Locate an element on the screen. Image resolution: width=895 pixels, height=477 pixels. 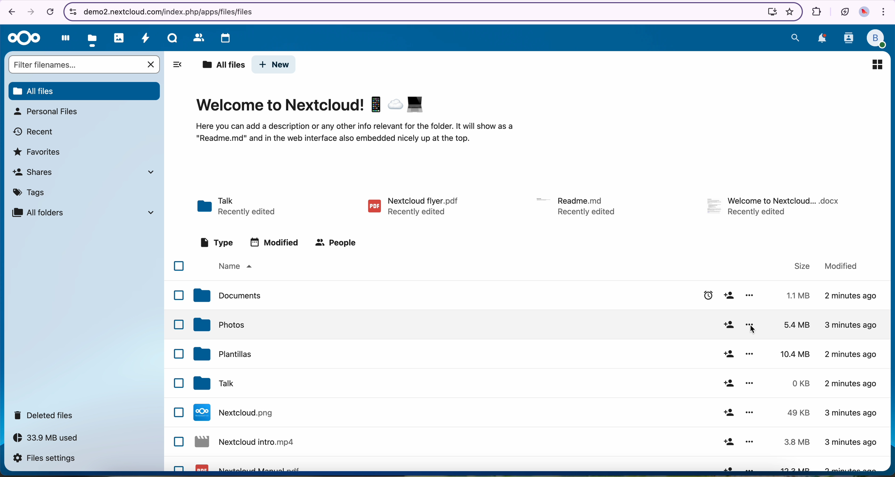
search bar is located at coordinates (83, 64).